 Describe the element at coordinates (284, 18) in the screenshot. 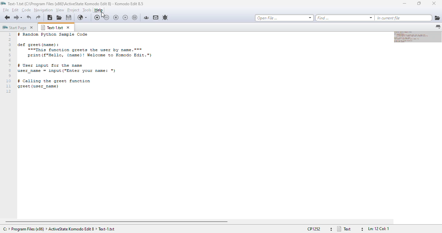

I see `open file` at that location.